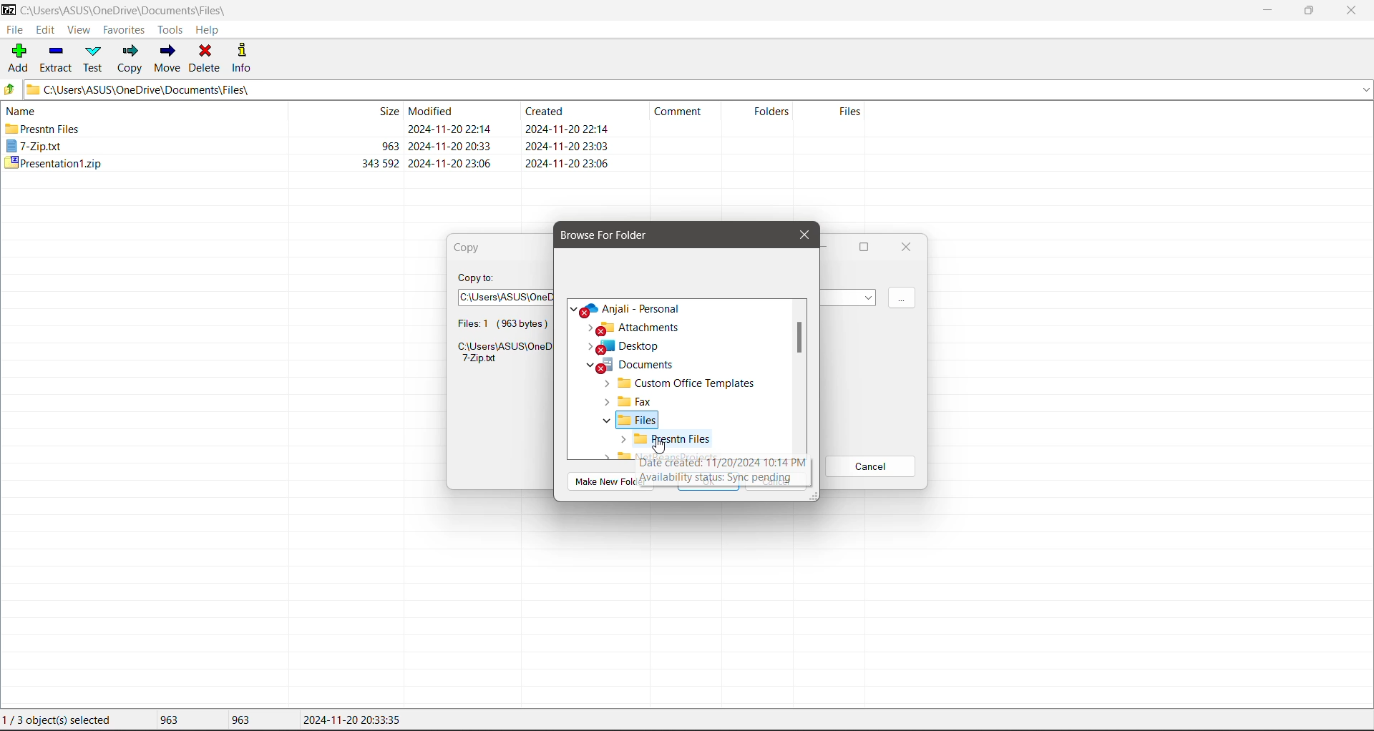  I want to click on Minimize, so click(1266, 10).